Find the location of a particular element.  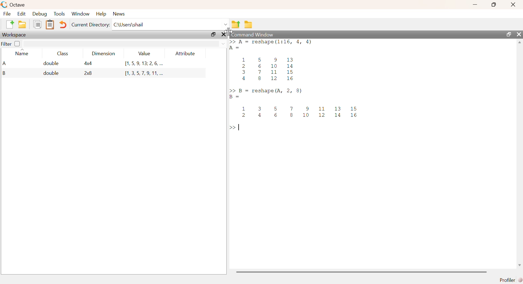

close is located at coordinates (224, 35).